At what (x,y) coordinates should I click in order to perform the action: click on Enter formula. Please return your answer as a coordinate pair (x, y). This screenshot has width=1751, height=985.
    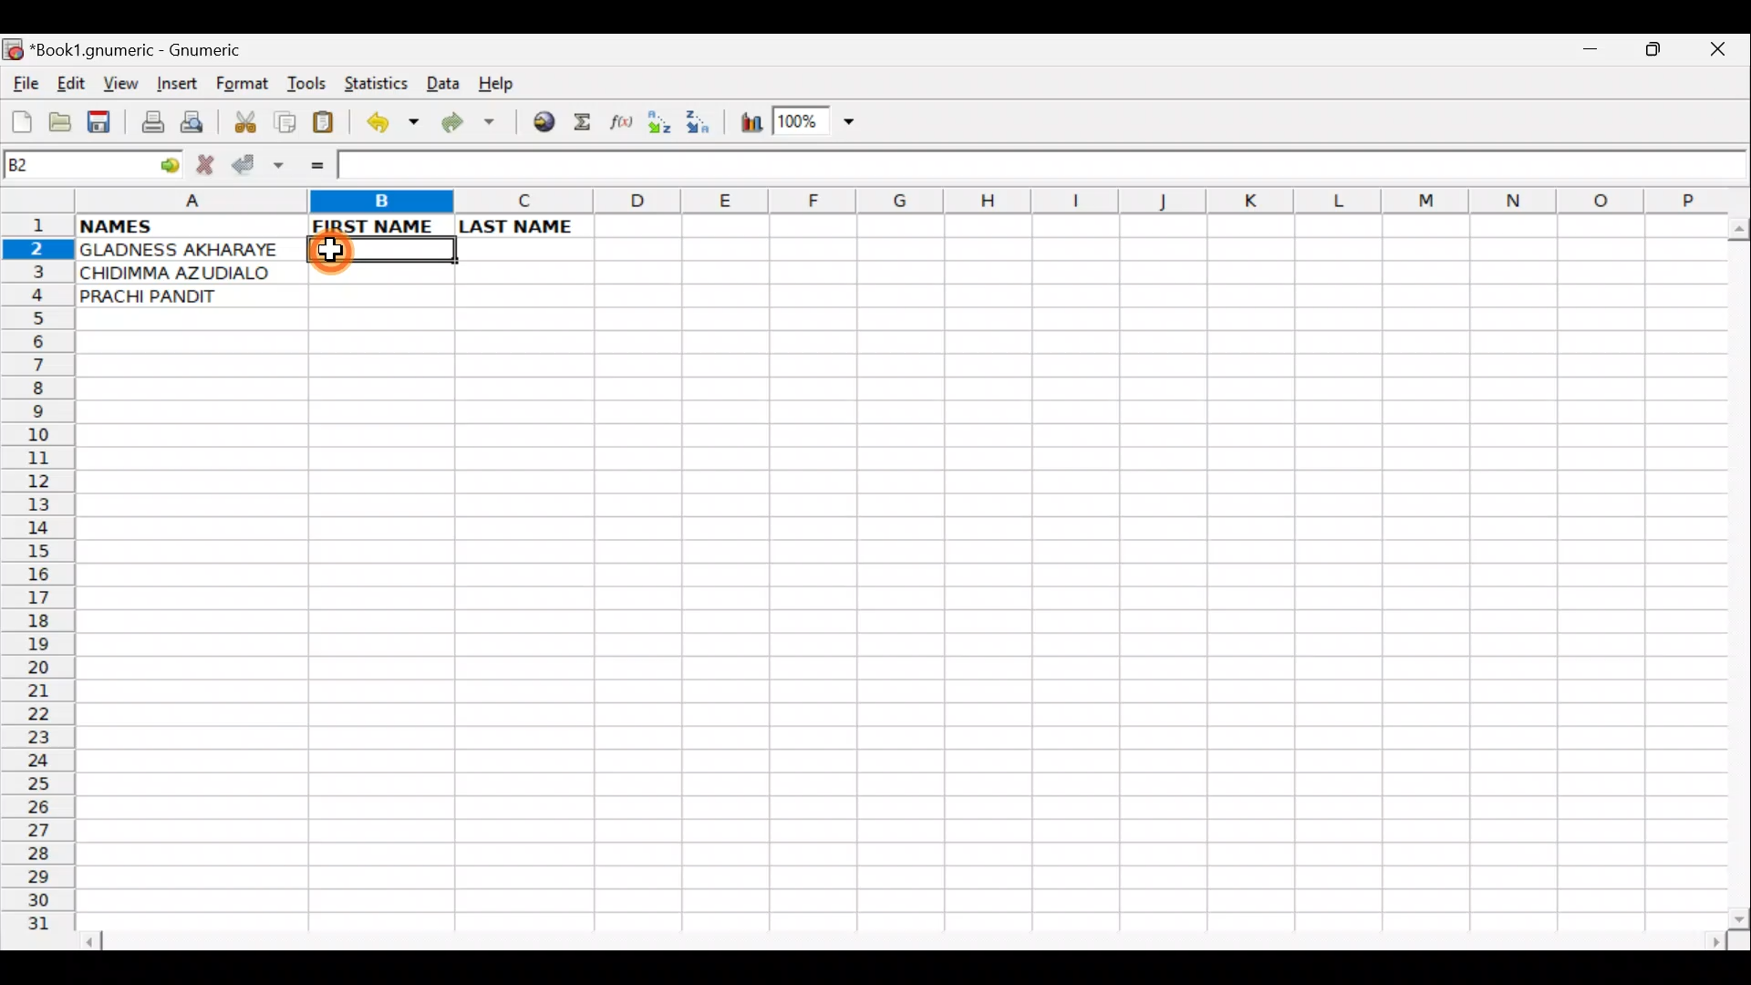
    Looking at the image, I should click on (312, 164).